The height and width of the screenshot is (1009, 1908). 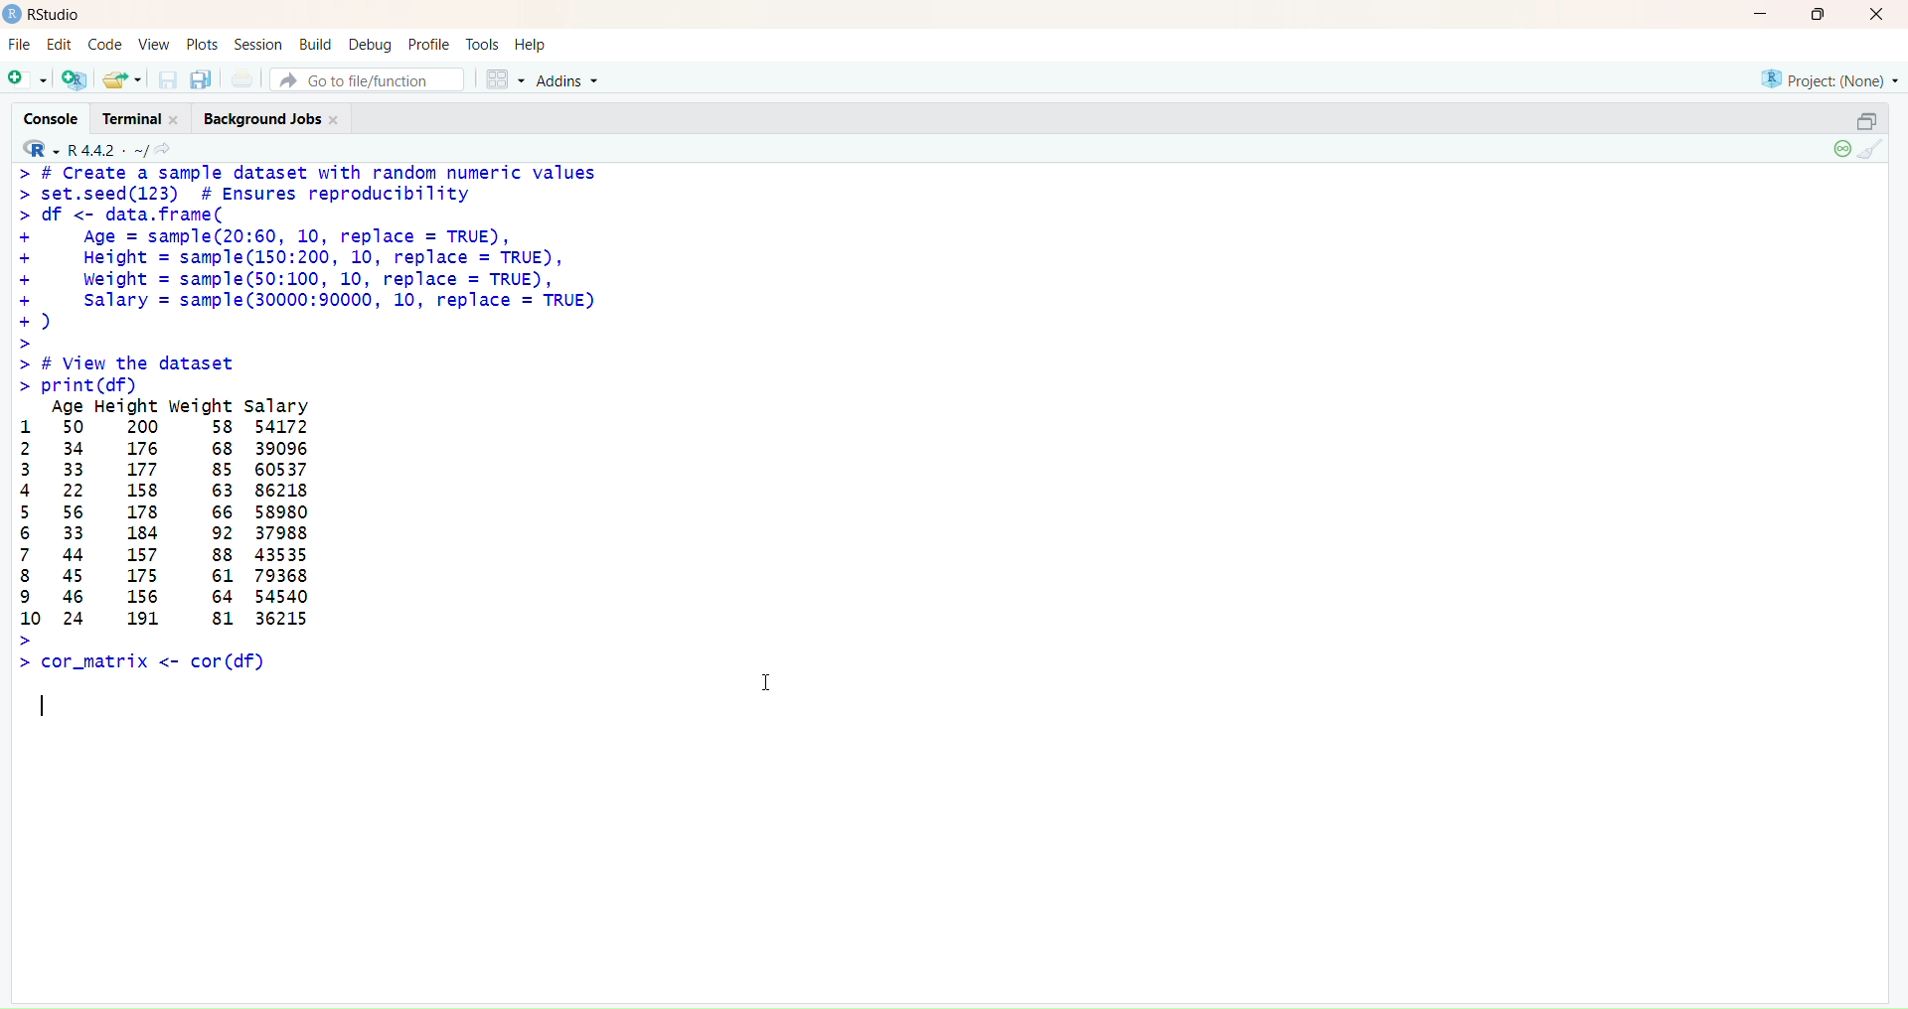 What do you see at coordinates (147, 119) in the screenshot?
I see `Terminal` at bounding box center [147, 119].